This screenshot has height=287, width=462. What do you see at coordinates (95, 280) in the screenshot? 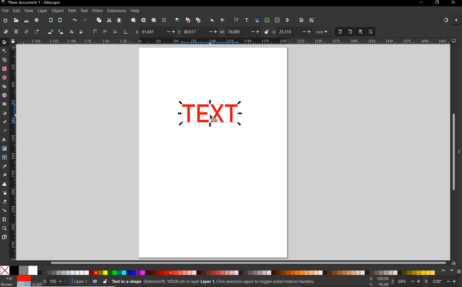
I see `toggle current layer visibility` at bounding box center [95, 280].